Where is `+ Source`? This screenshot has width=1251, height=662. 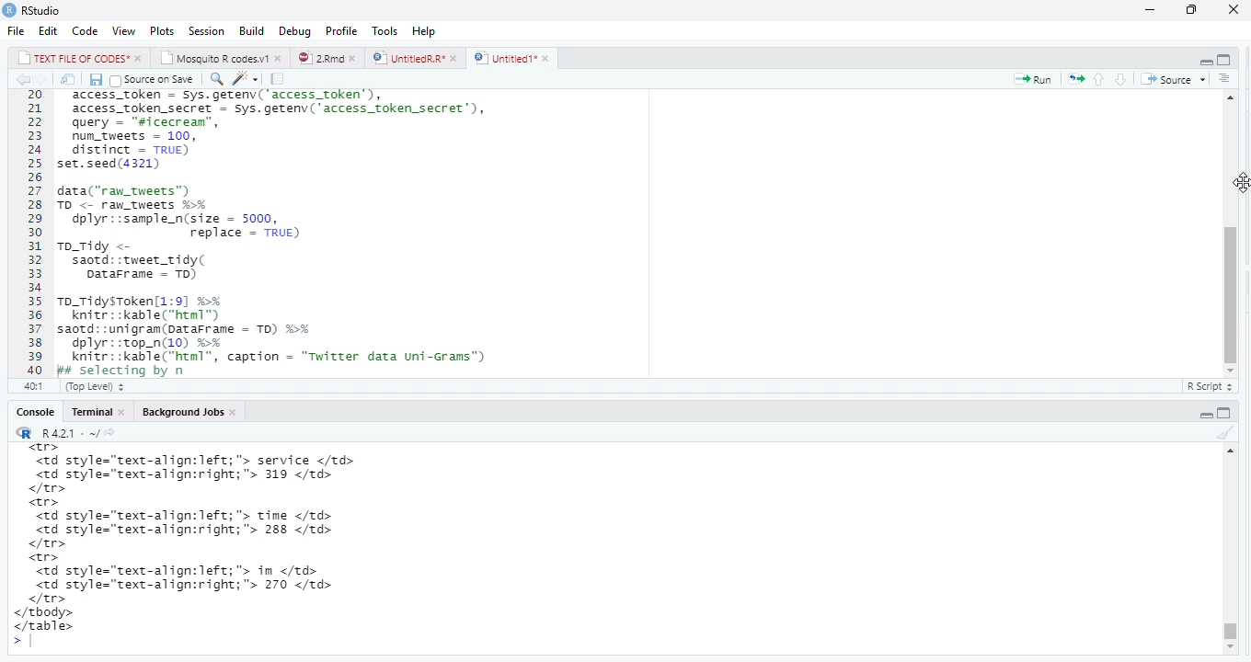 + Source is located at coordinates (1175, 78).